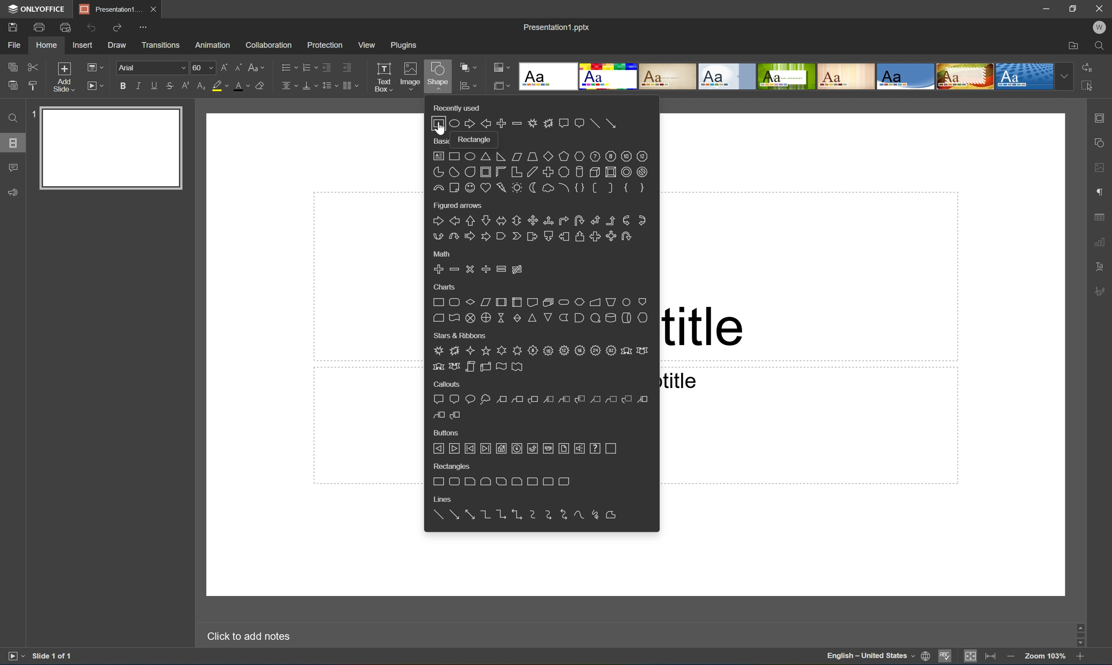  I want to click on Scroll Bar, so click(1077, 636).